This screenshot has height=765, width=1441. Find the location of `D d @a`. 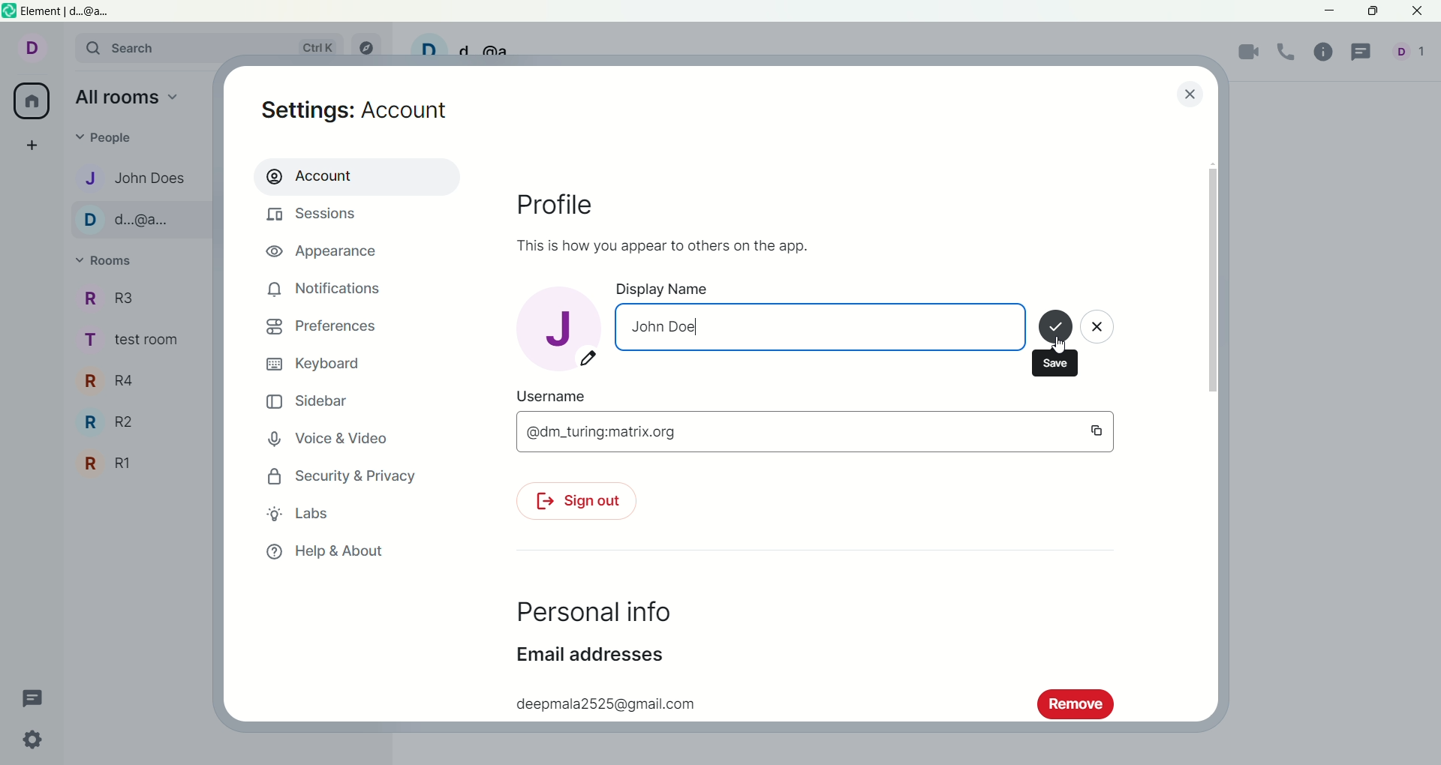

D d @a is located at coordinates (474, 46).